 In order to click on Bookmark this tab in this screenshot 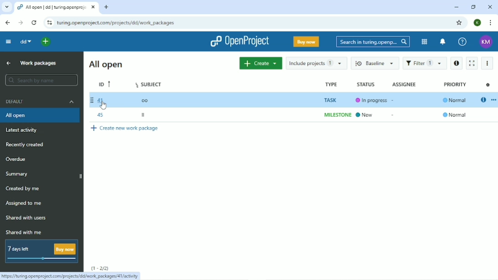, I will do `click(459, 23)`.